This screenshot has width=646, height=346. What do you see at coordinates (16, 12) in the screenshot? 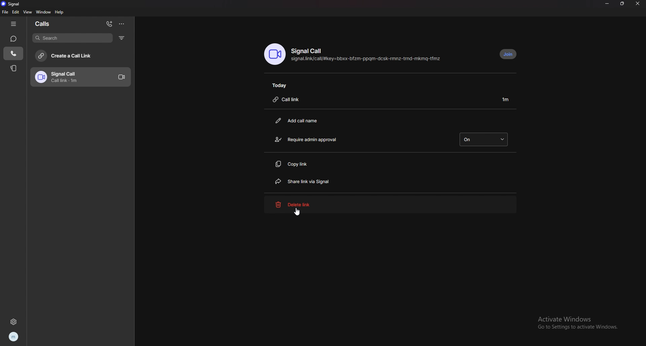
I see `edit` at bounding box center [16, 12].